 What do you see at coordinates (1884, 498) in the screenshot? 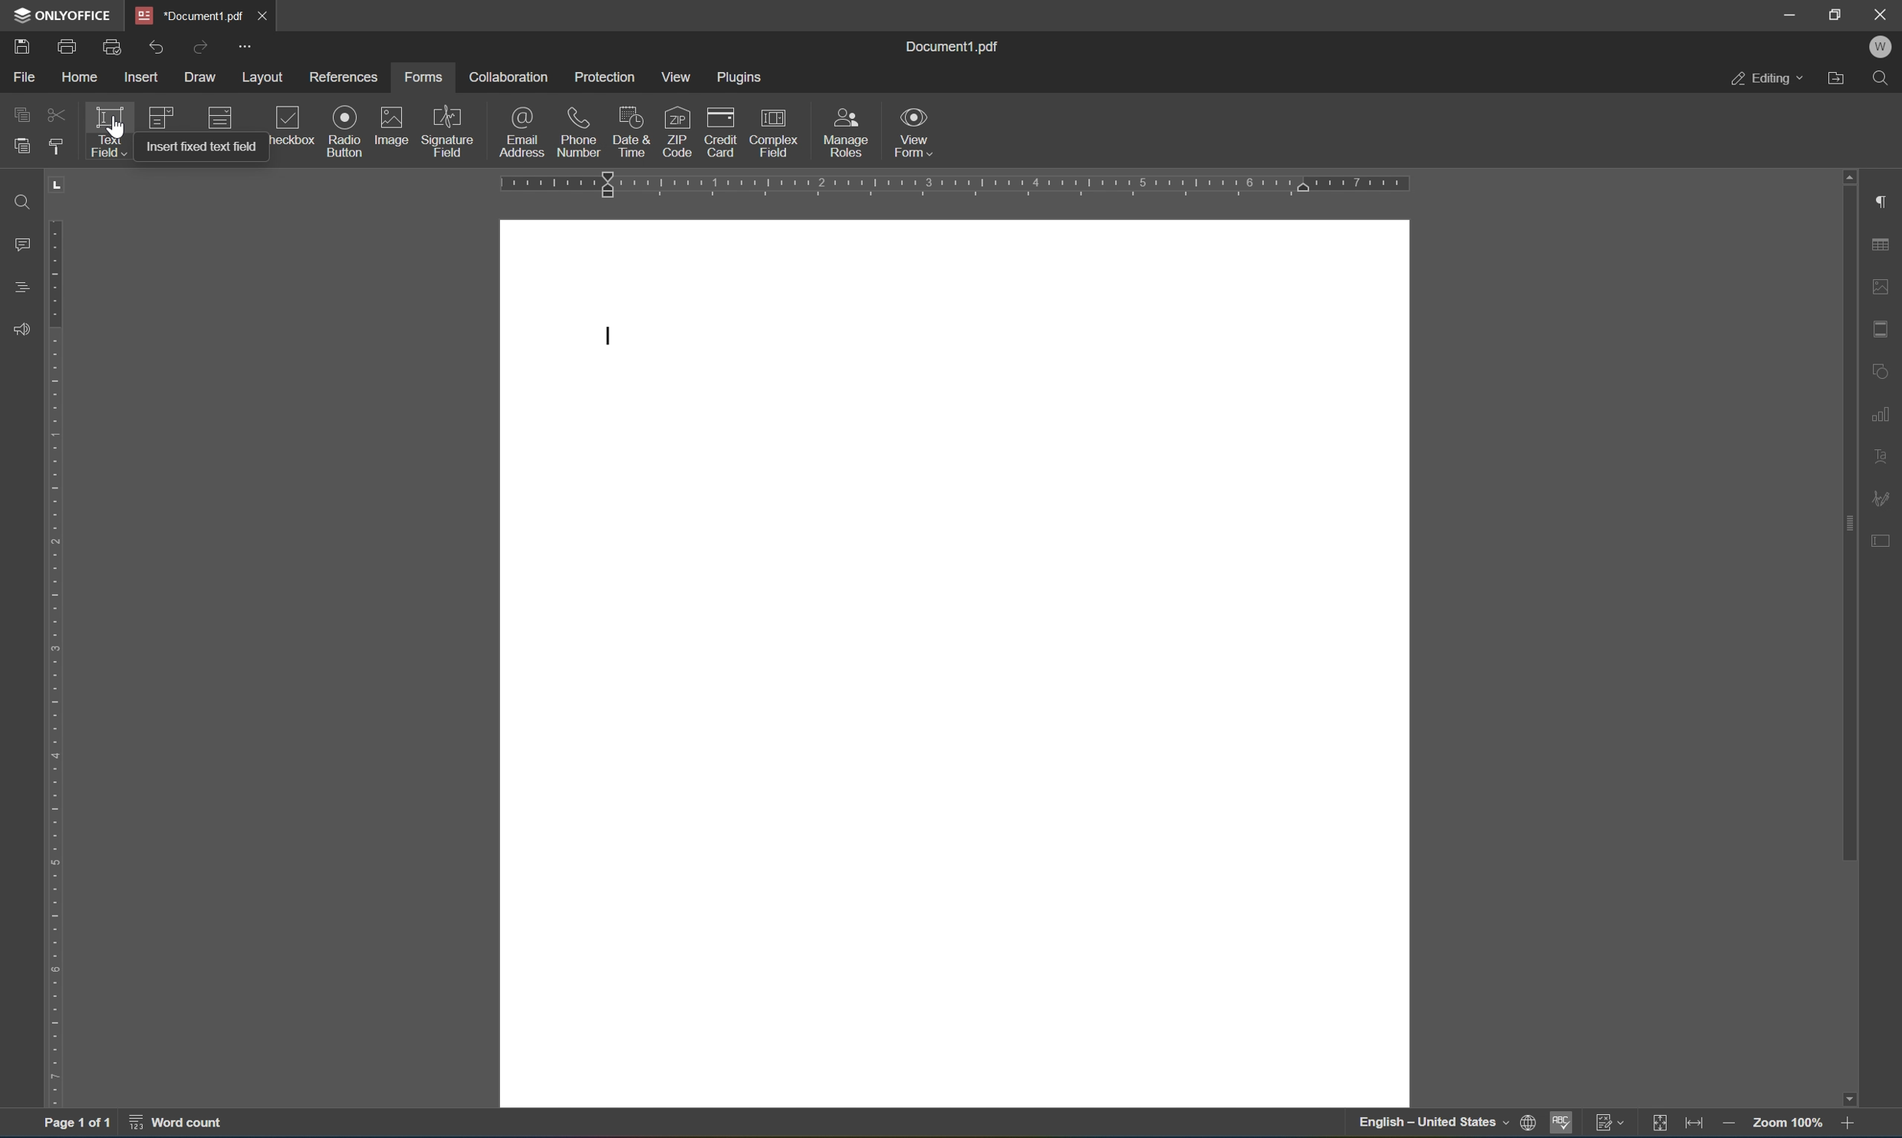
I see `signature settings` at bounding box center [1884, 498].